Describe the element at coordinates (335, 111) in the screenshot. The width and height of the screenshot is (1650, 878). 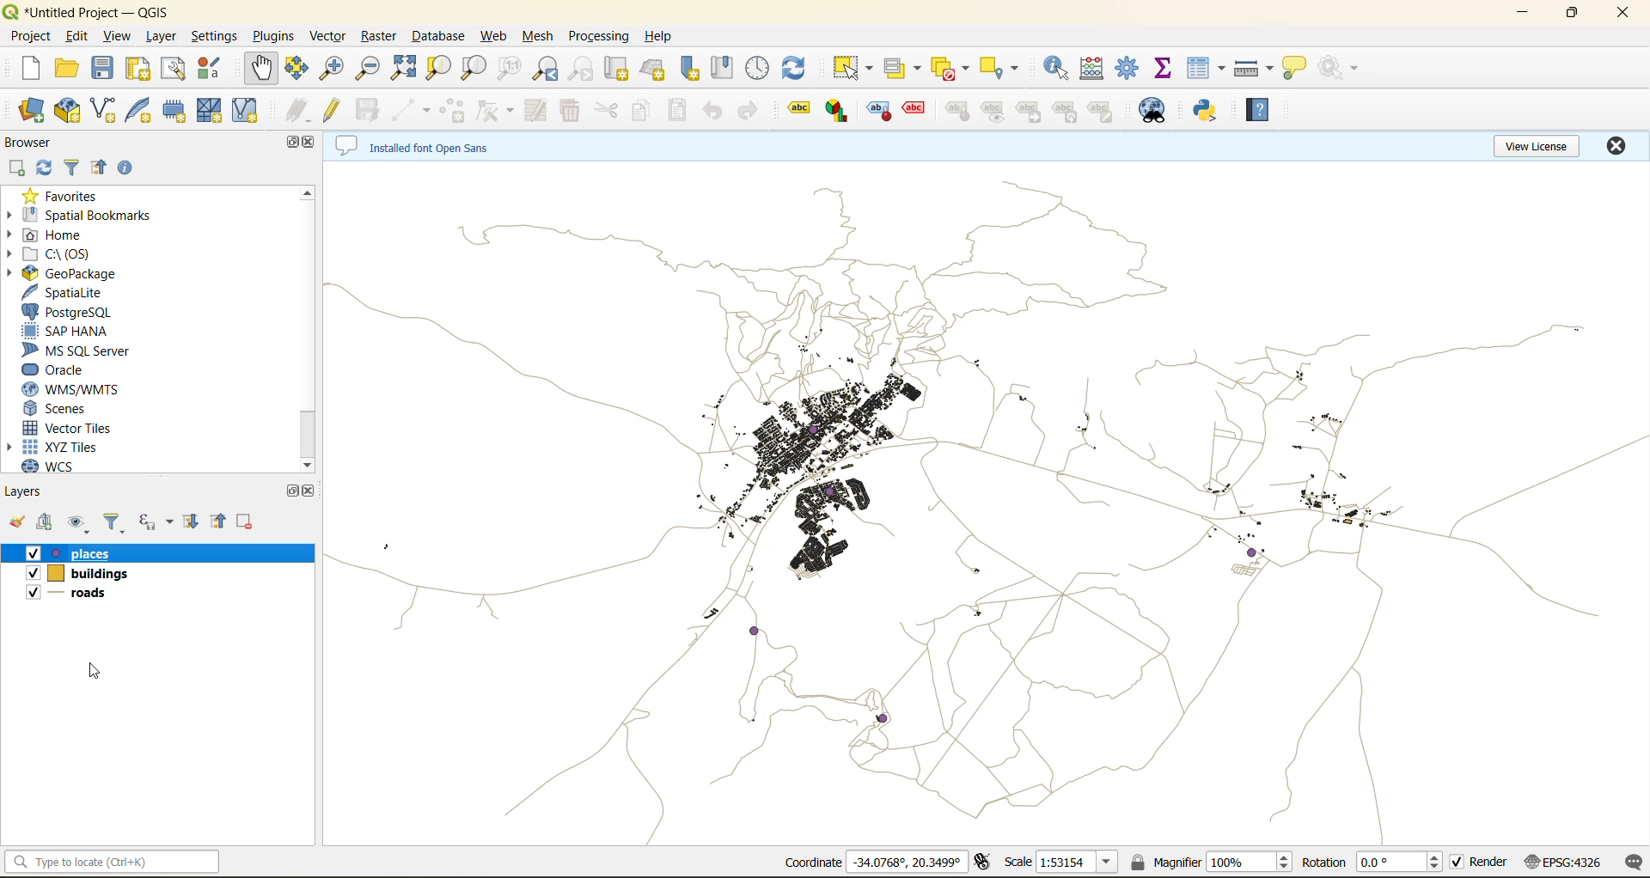
I see `toggle edits` at that location.